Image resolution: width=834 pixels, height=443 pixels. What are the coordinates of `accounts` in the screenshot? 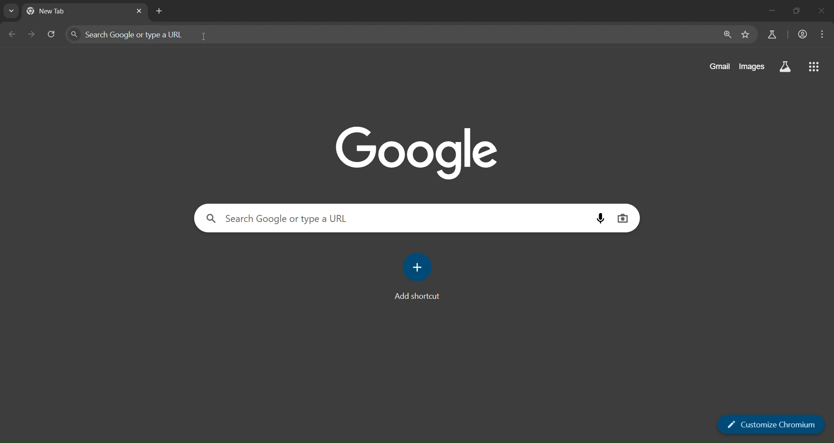 It's located at (802, 34).